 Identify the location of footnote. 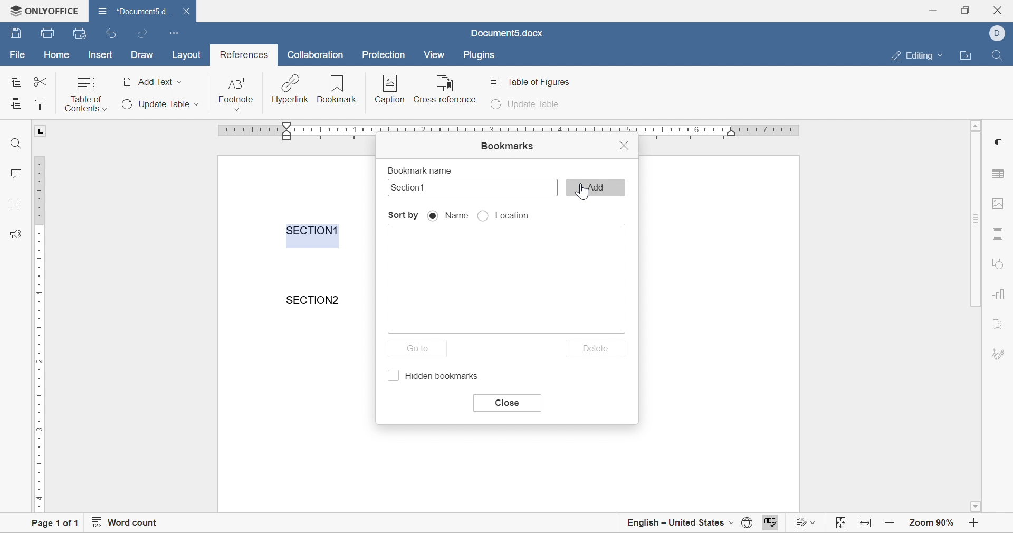
(237, 93).